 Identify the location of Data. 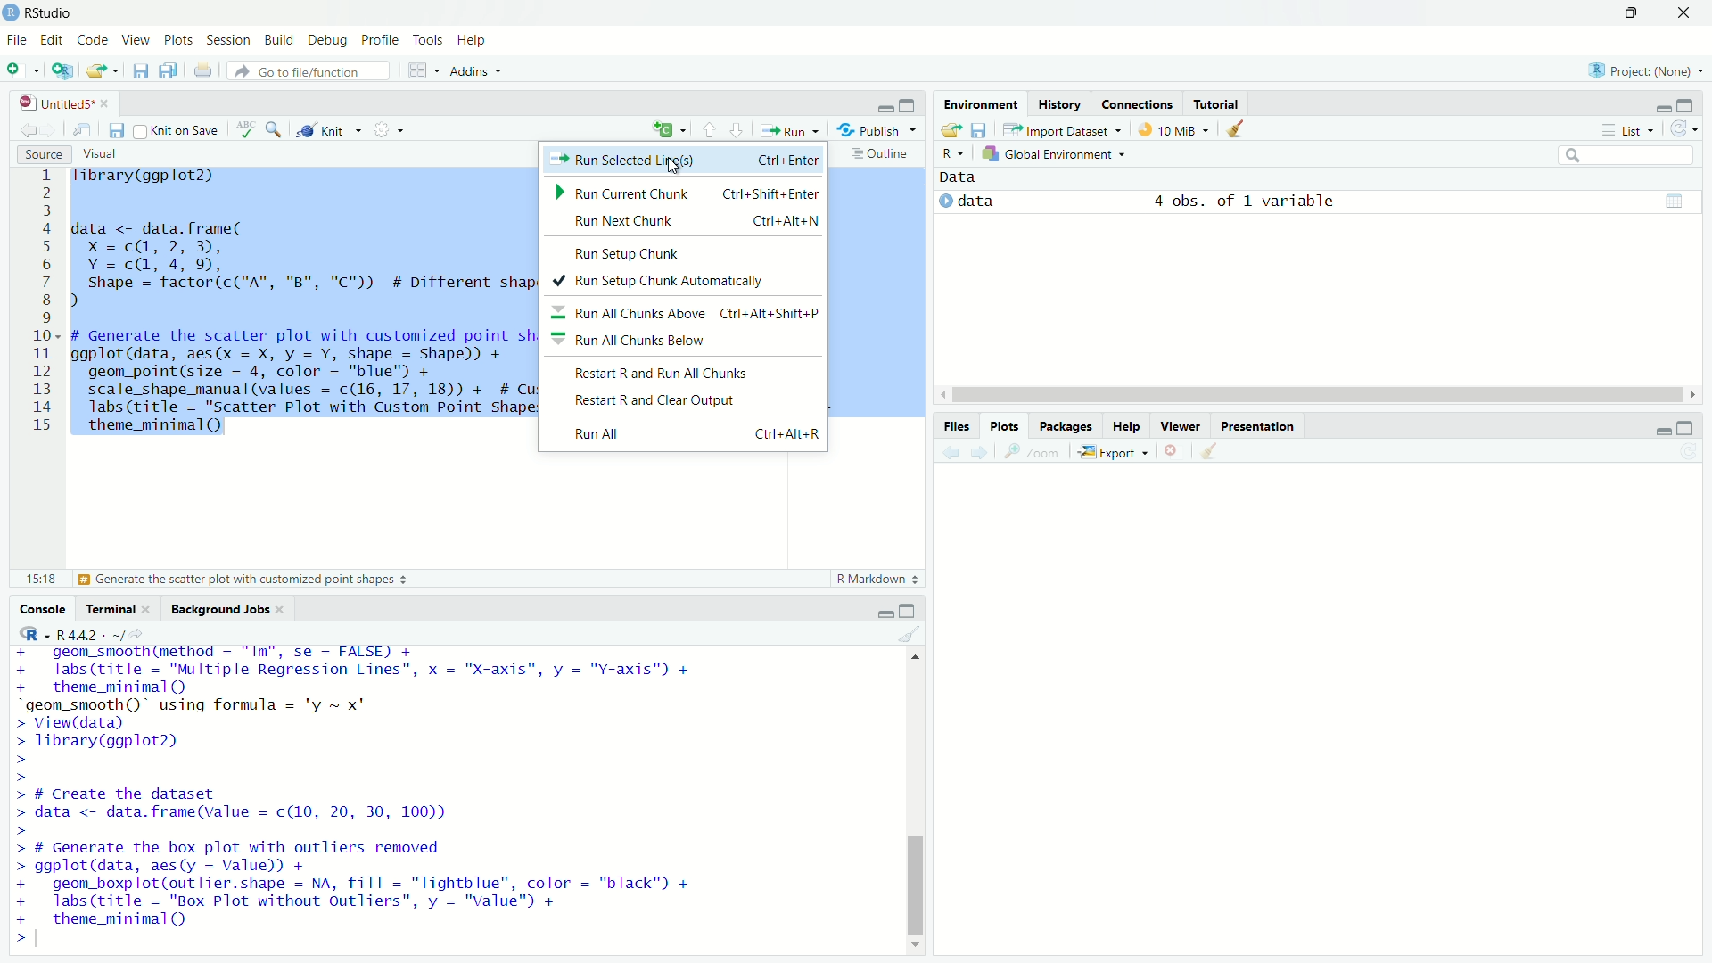
(959, 177).